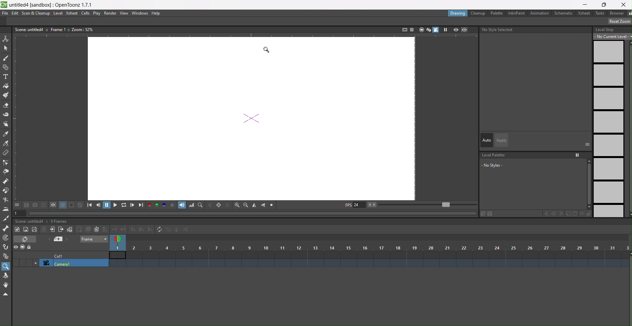 Image resolution: width=632 pixels, height=326 pixels. Describe the element at coordinates (628, 13) in the screenshot. I see `unlocked` at that location.